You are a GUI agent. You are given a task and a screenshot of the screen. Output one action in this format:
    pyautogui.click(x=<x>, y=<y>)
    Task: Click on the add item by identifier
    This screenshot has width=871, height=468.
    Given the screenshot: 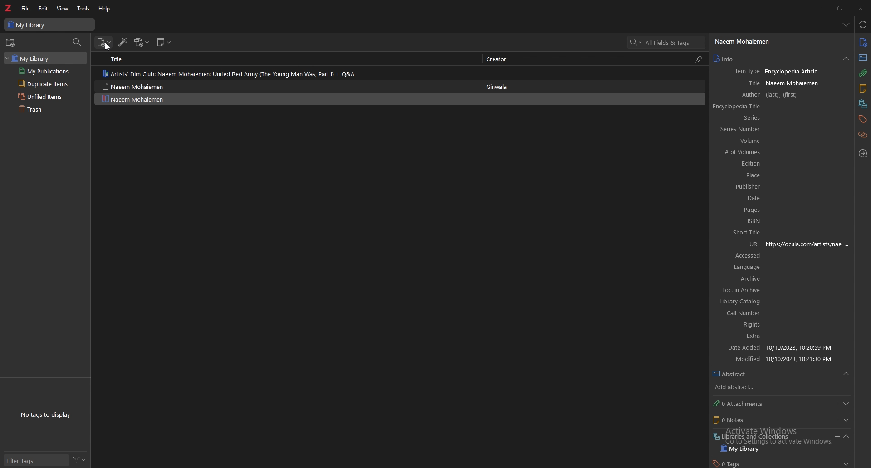 What is the action you would take?
    pyautogui.click(x=123, y=43)
    